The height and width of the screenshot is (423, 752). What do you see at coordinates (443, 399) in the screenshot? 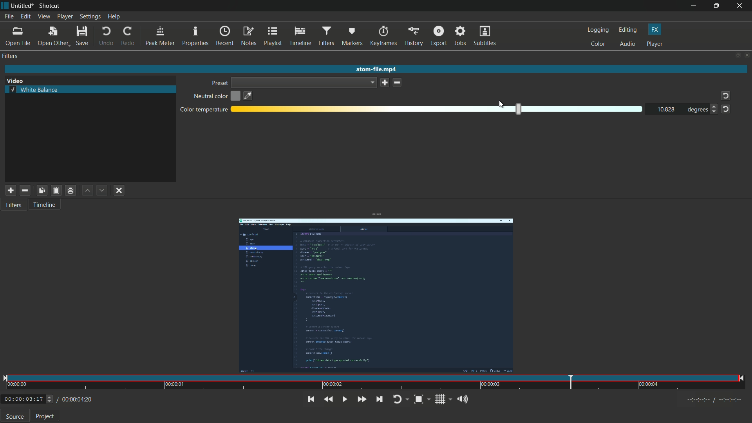
I see `toggle grid` at bounding box center [443, 399].